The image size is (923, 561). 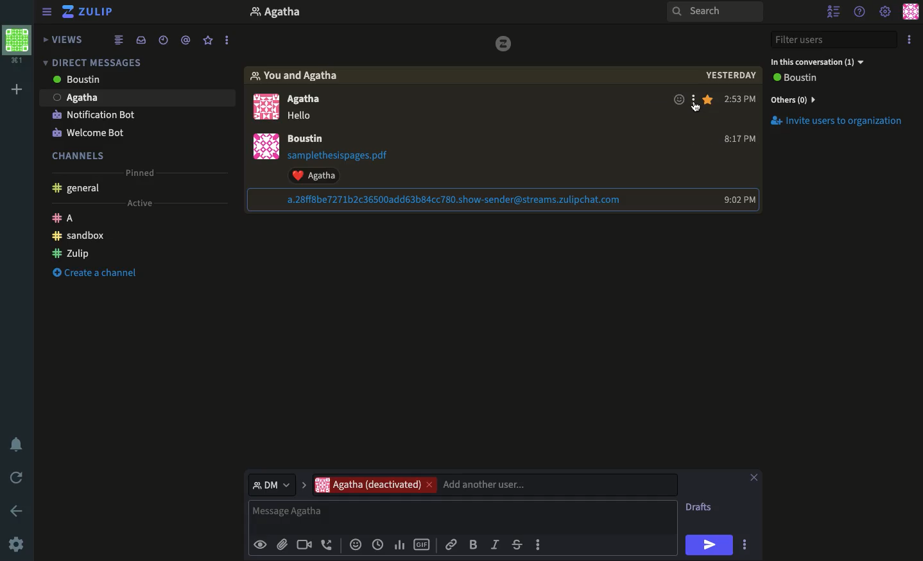 I want to click on Message, so click(x=465, y=517).